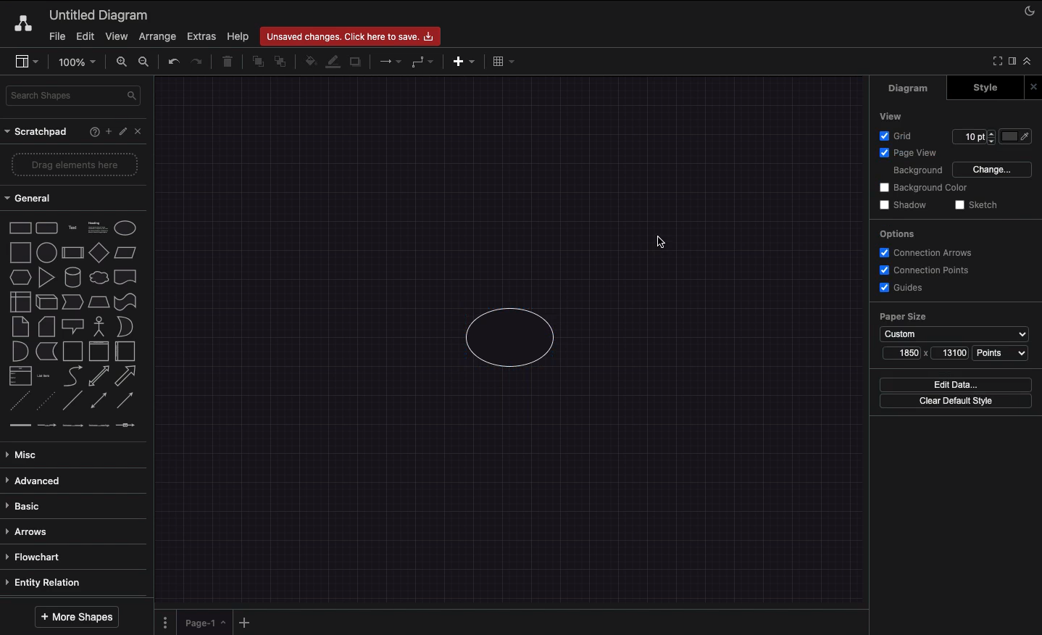 This screenshot has width=1042, height=635. Describe the element at coordinates (83, 36) in the screenshot. I see `Edit` at that location.